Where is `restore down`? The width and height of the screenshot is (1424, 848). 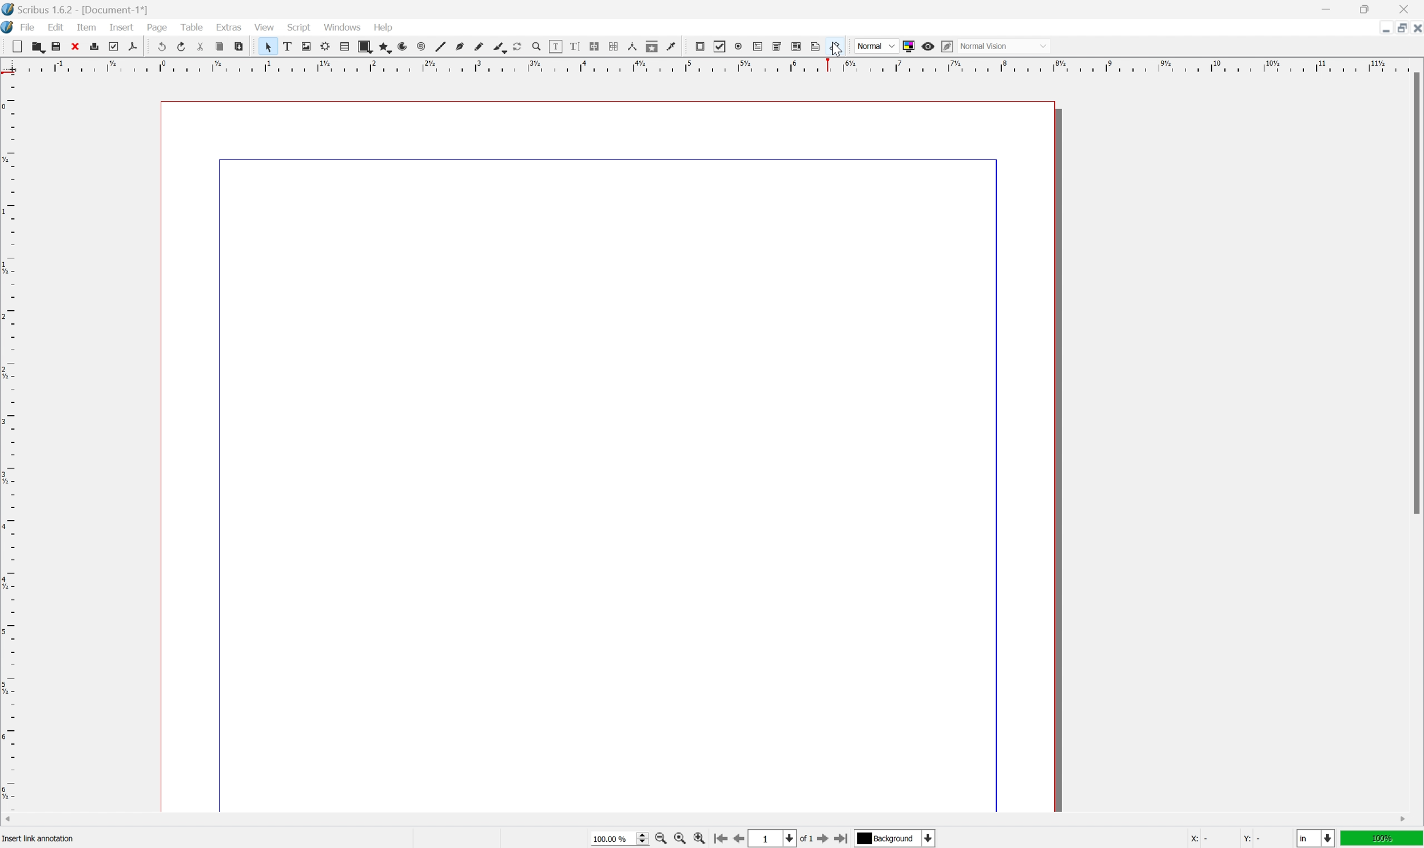 restore down is located at coordinates (1397, 28).